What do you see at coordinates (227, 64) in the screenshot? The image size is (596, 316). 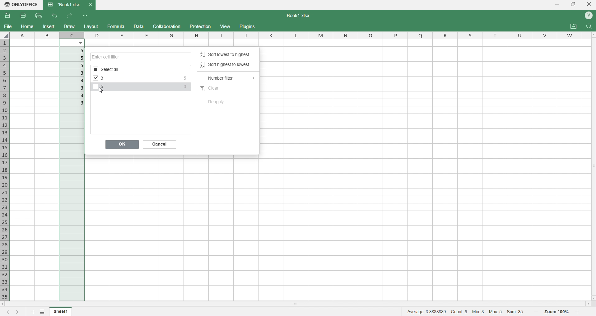 I see `Sort highest to lowest` at bounding box center [227, 64].